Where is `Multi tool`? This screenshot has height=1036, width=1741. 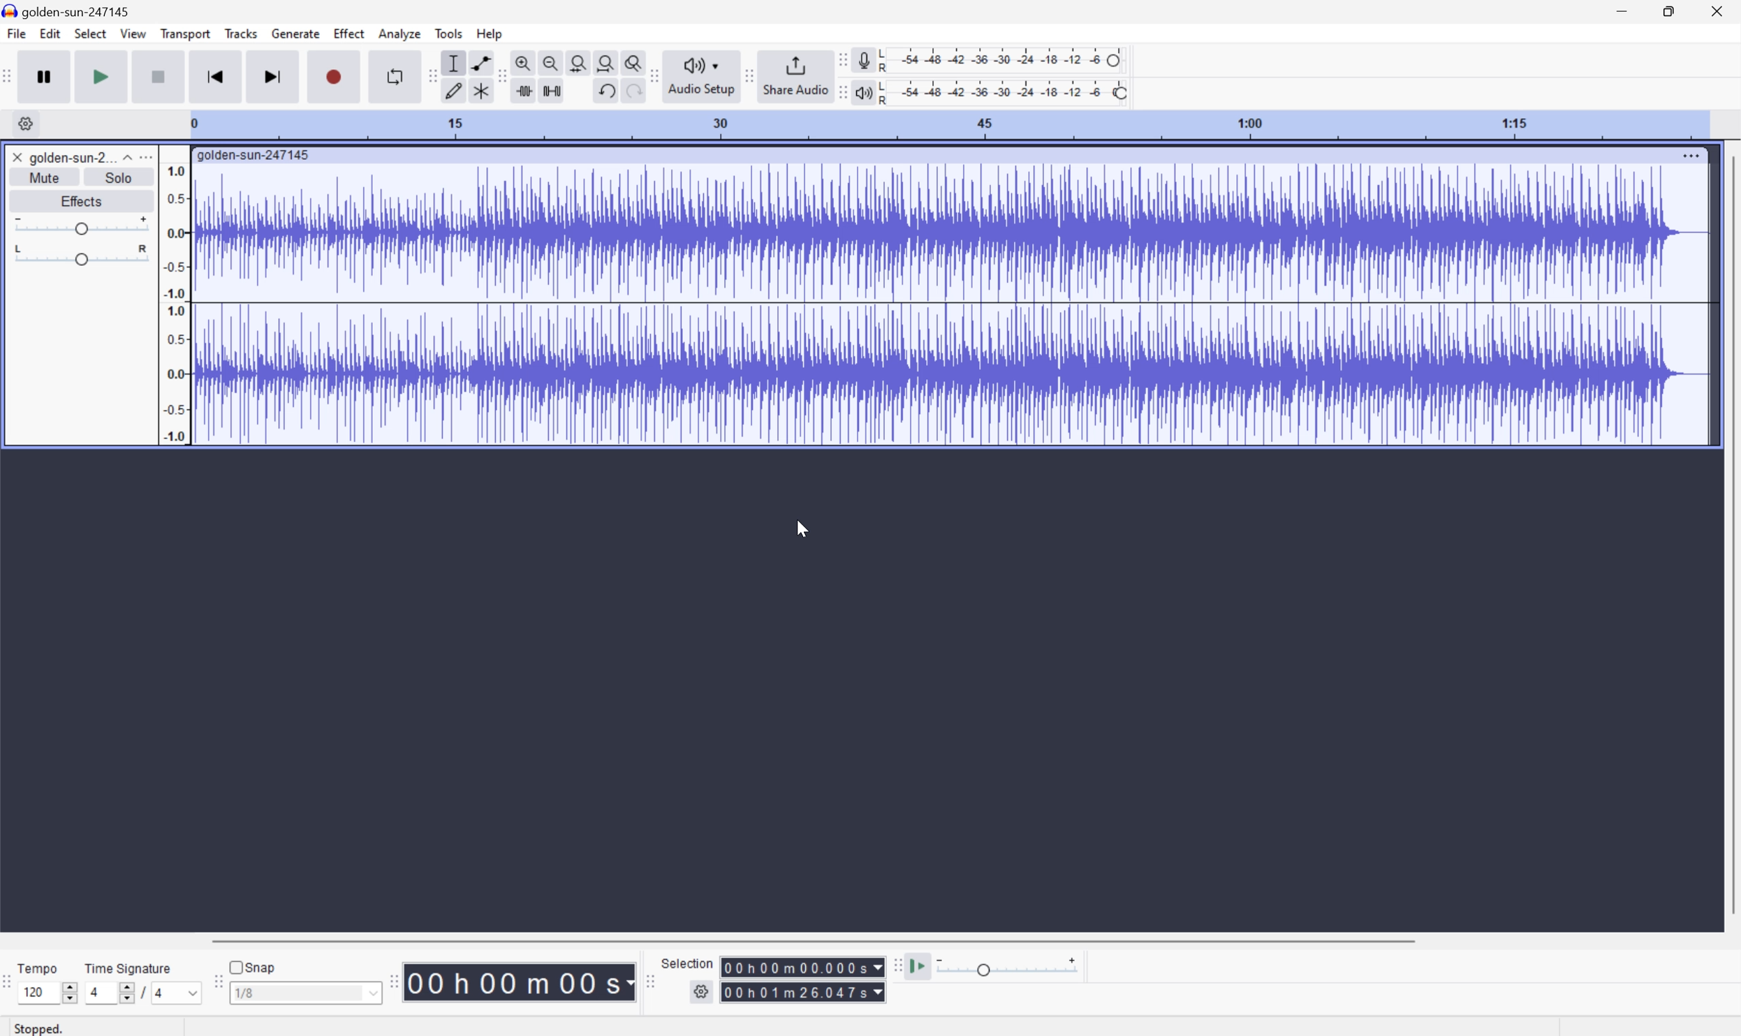 Multi tool is located at coordinates (478, 94).